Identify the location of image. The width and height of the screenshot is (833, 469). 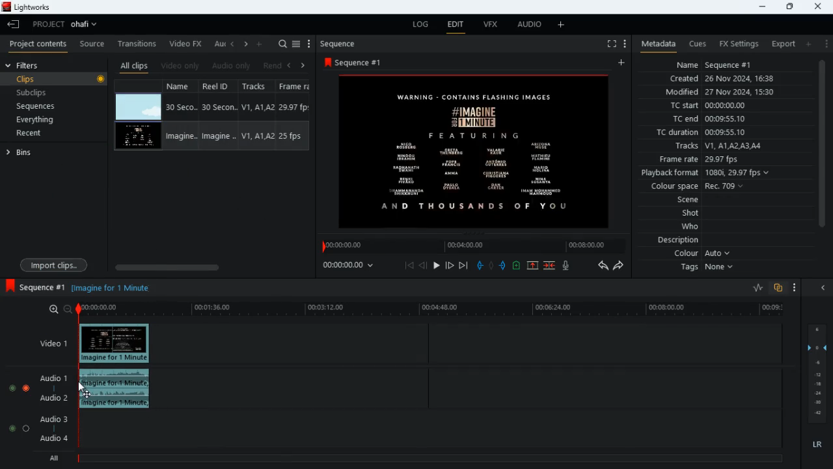
(138, 137).